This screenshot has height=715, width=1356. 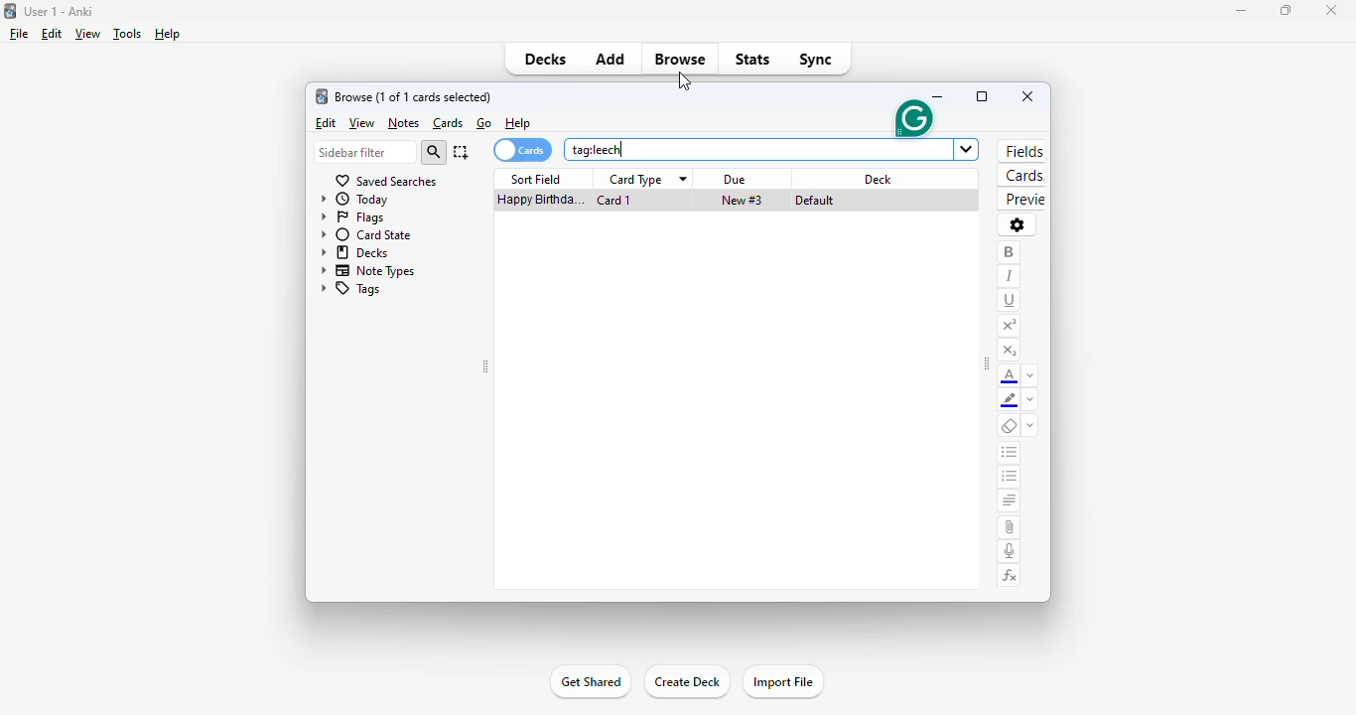 I want to click on toggle sidebar, so click(x=485, y=366).